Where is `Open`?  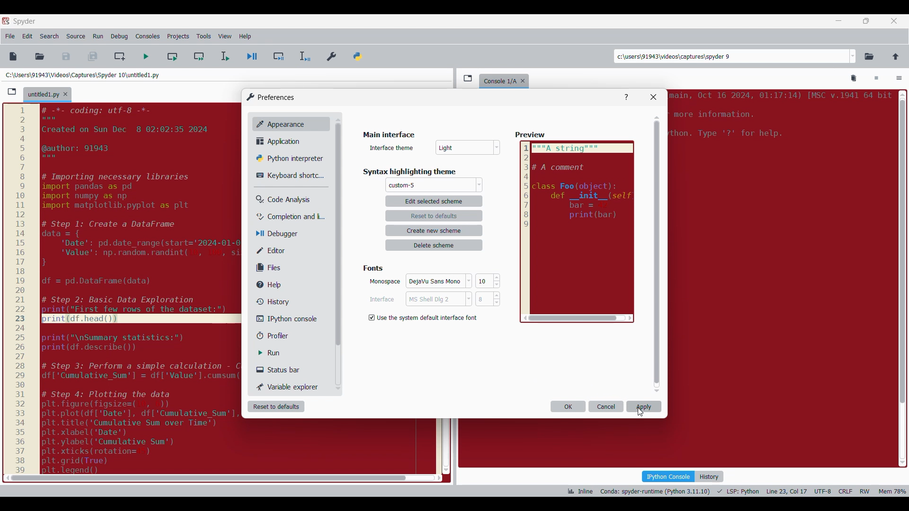 Open is located at coordinates (40, 56).